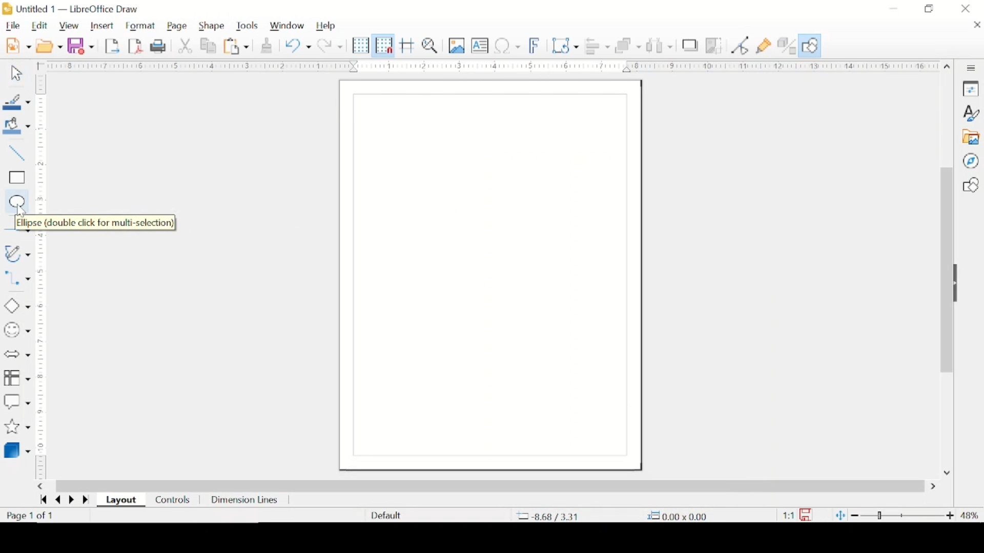  Describe the element at coordinates (970, 161) in the screenshot. I see `navigator` at that location.